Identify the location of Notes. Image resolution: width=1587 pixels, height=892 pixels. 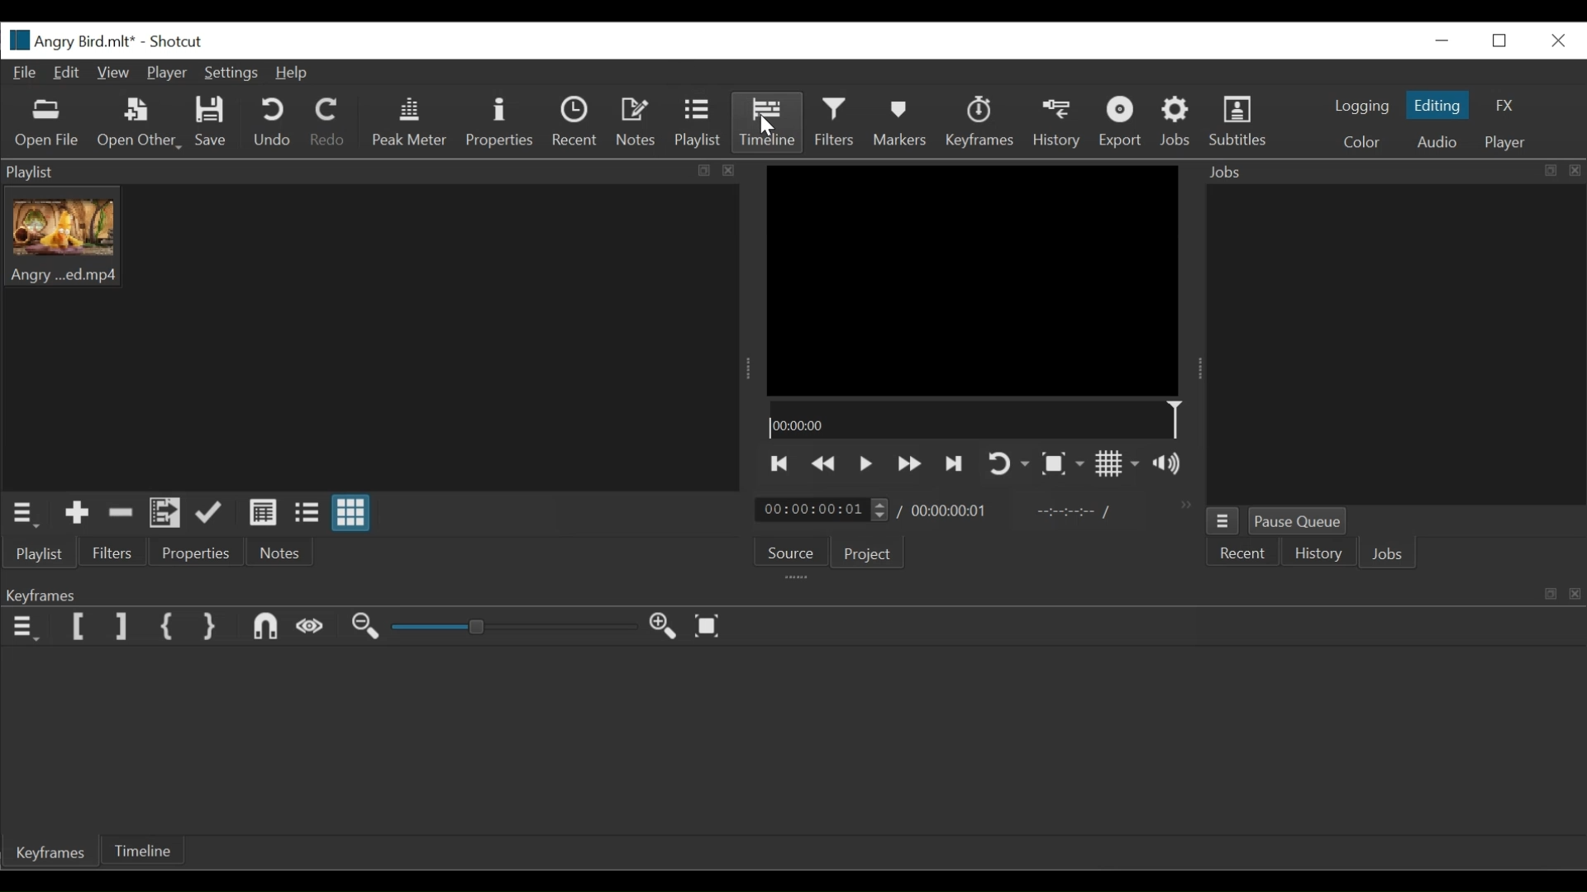
(277, 554).